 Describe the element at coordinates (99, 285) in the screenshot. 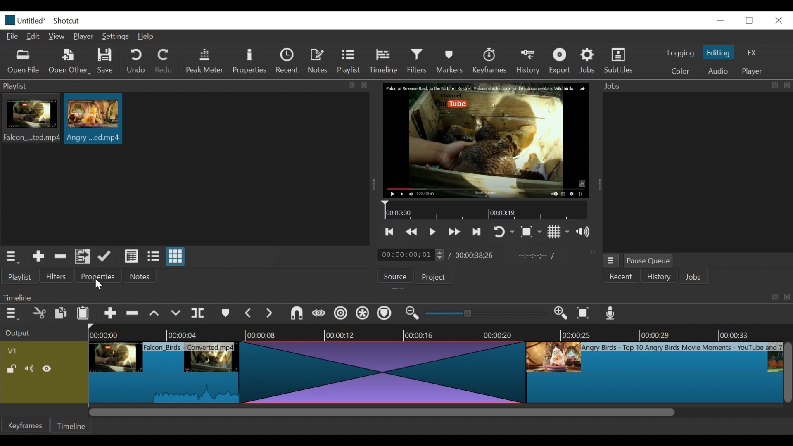

I see `cursor` at that location.